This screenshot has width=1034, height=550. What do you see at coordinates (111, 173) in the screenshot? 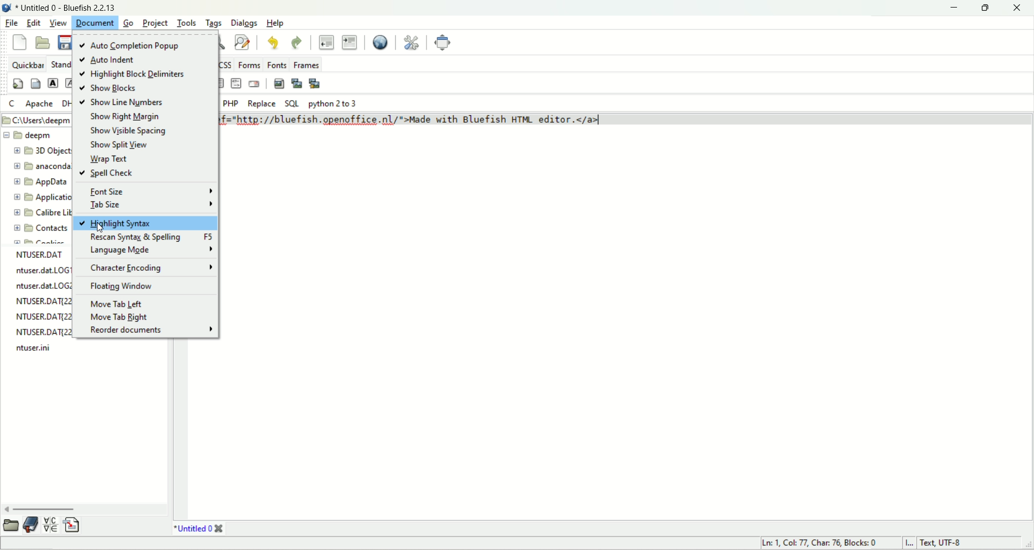
I see `spell check` at bounding box center [111, 173].